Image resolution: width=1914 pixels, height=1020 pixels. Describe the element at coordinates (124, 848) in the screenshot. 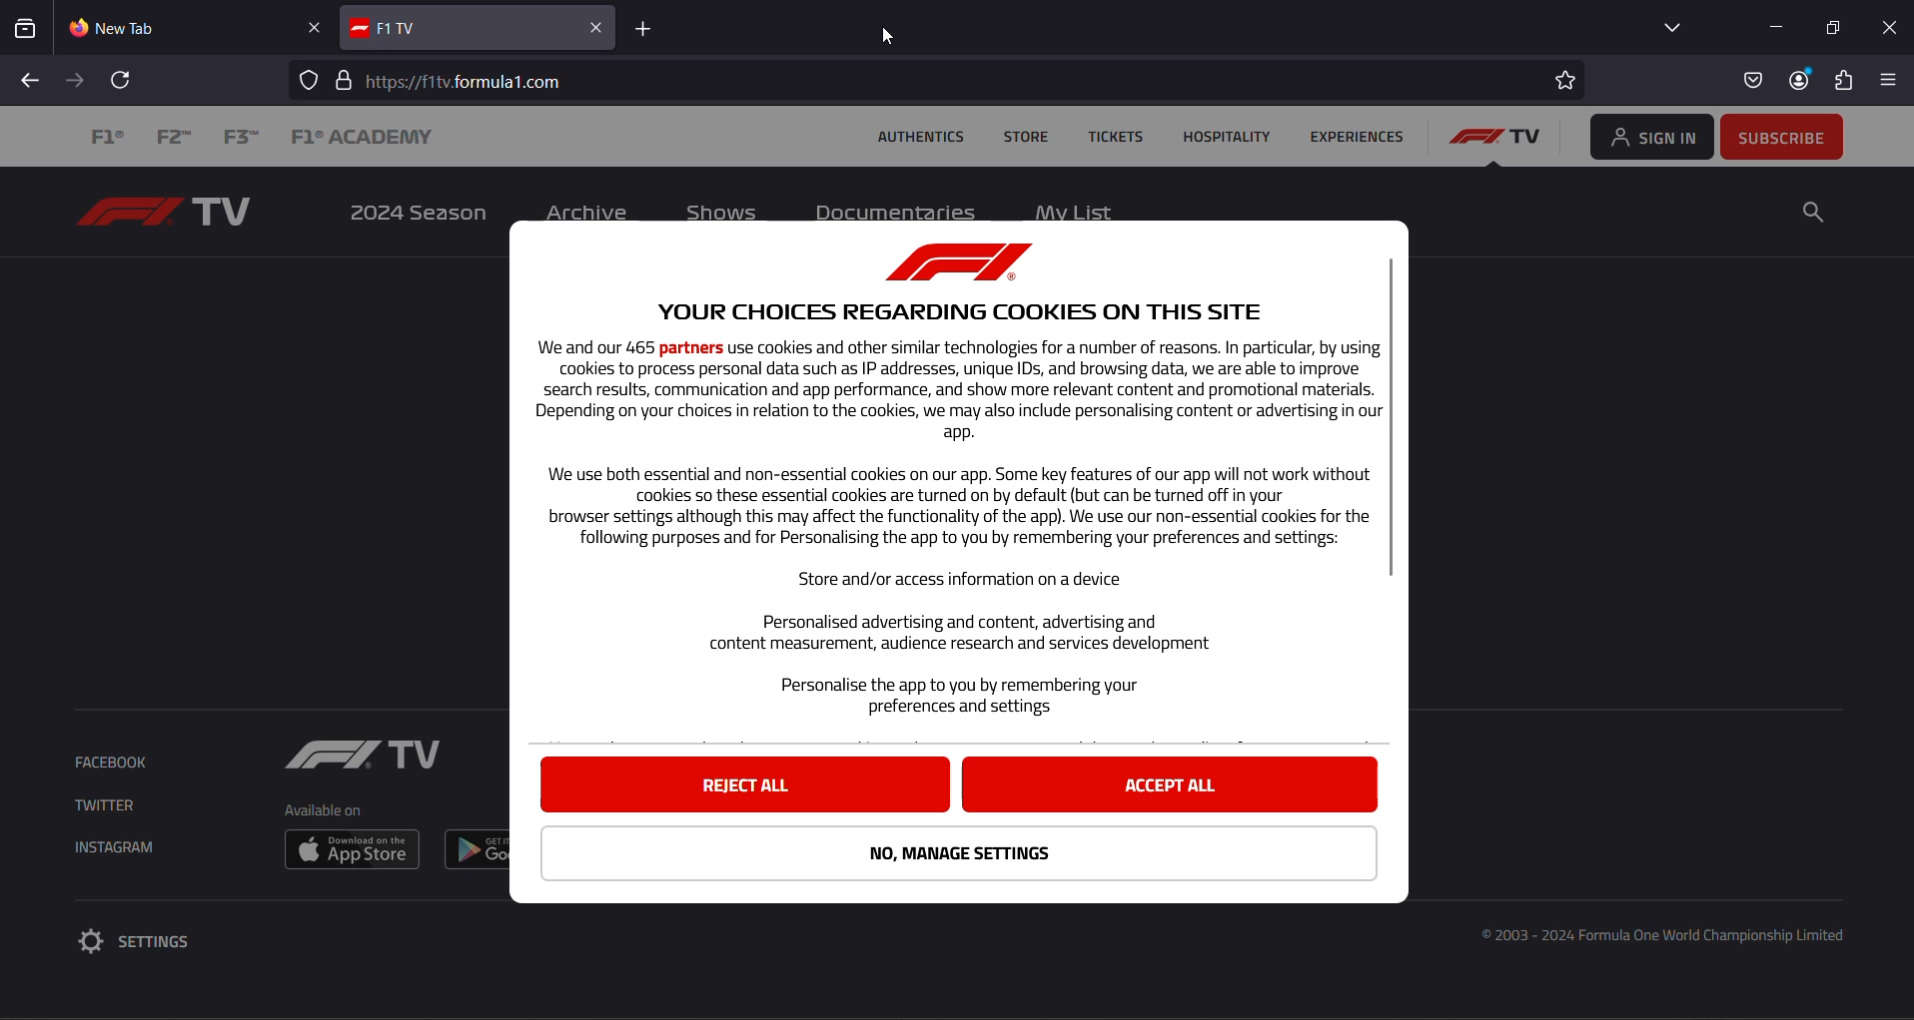

I see `instagram` at that location.